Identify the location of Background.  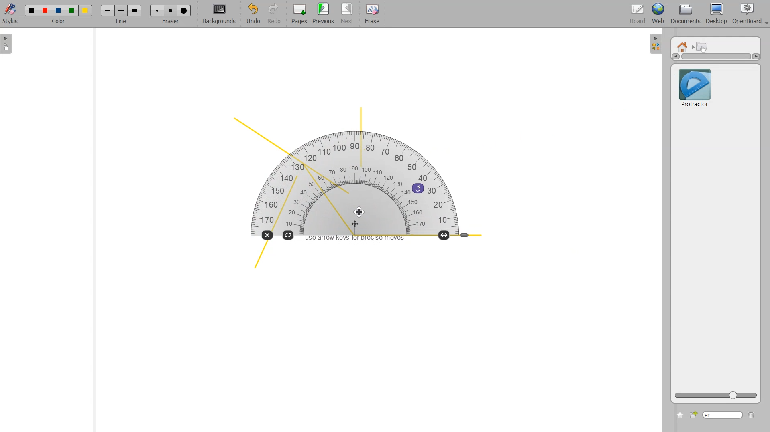
(219, 14).